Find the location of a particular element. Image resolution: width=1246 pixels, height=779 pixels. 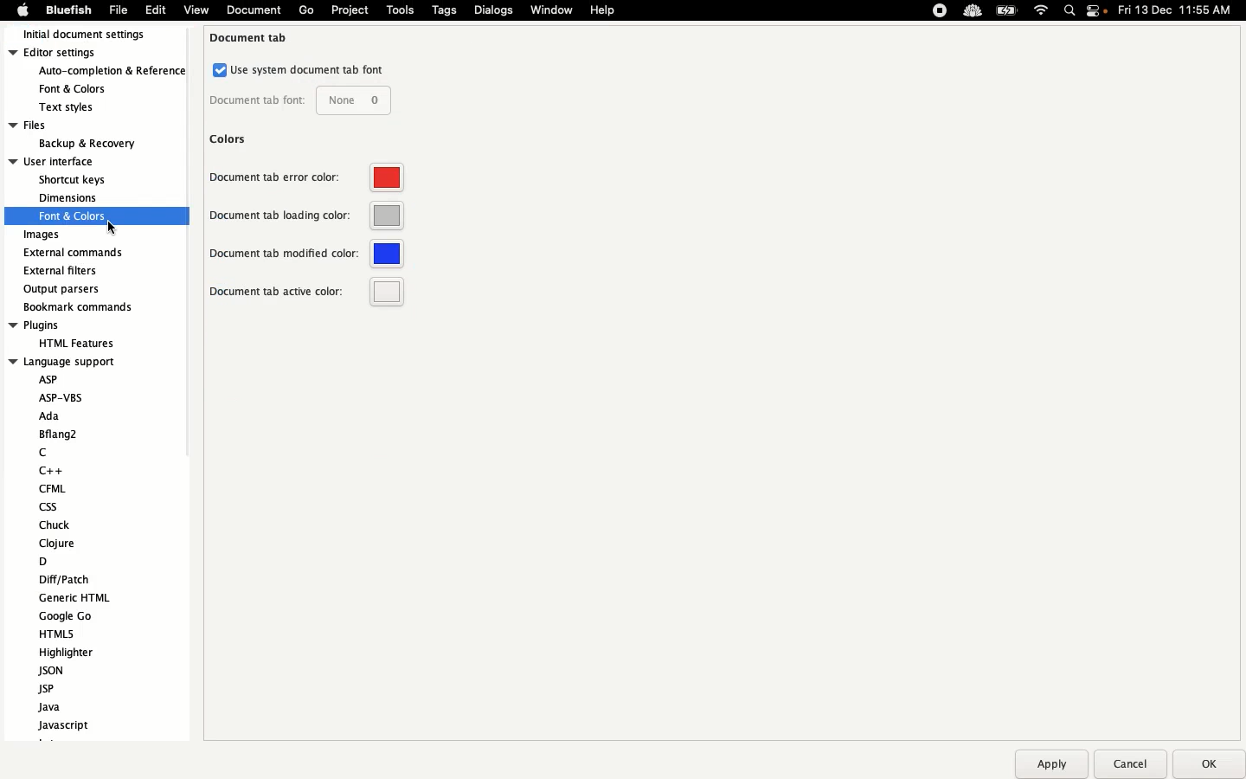

External filters is located at coordinates (63, 271).